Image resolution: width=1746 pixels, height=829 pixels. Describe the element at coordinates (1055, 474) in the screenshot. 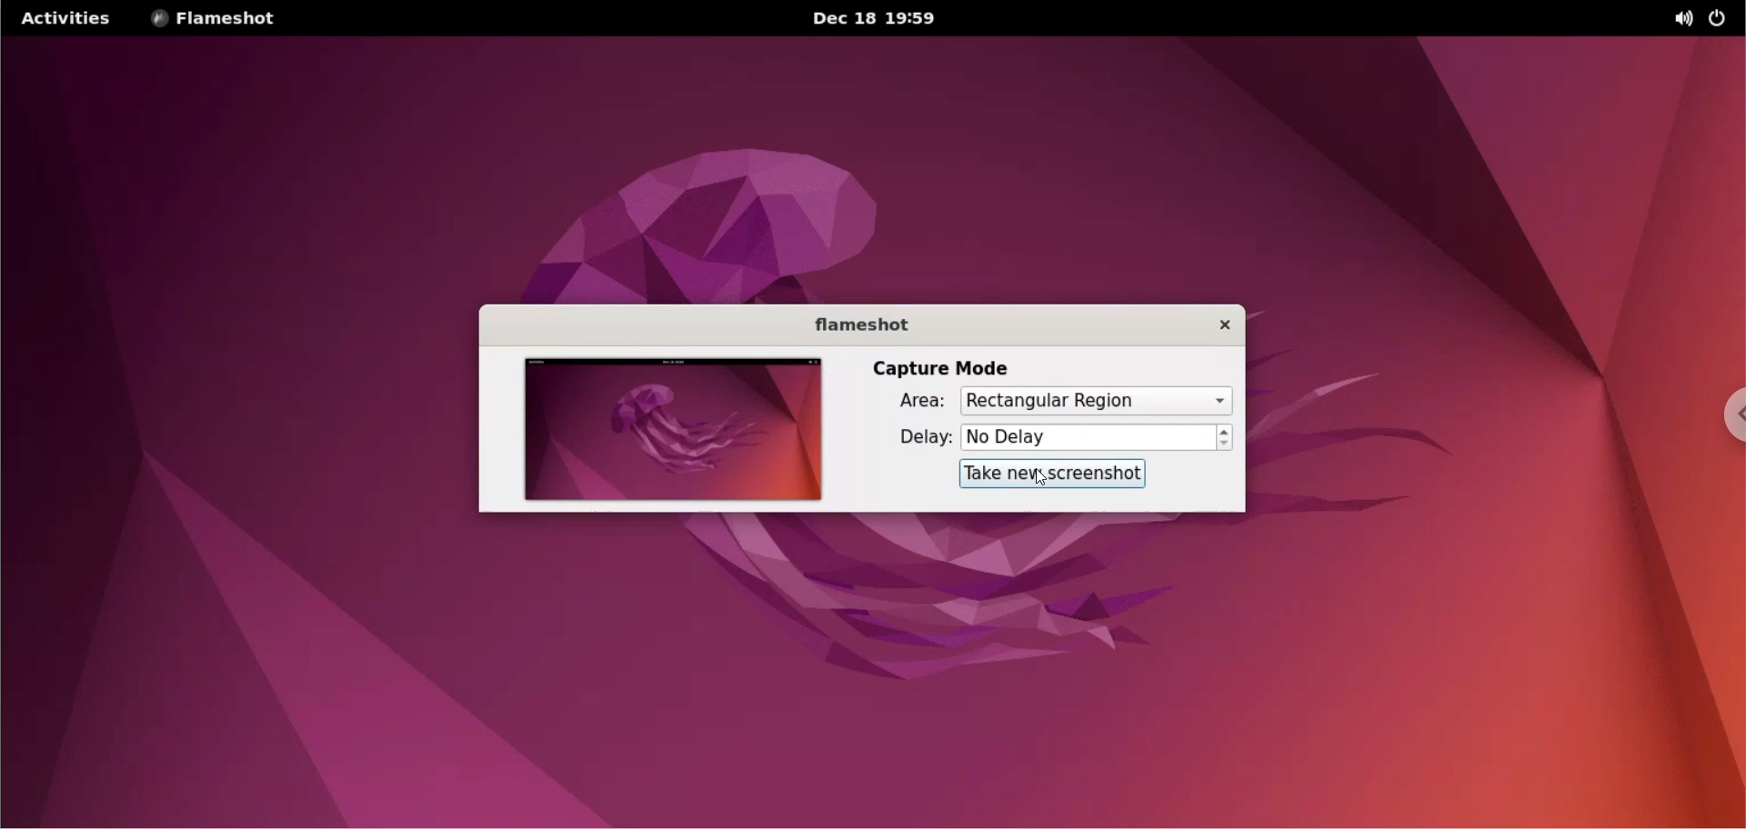

I see `take new screenshot` at that location.